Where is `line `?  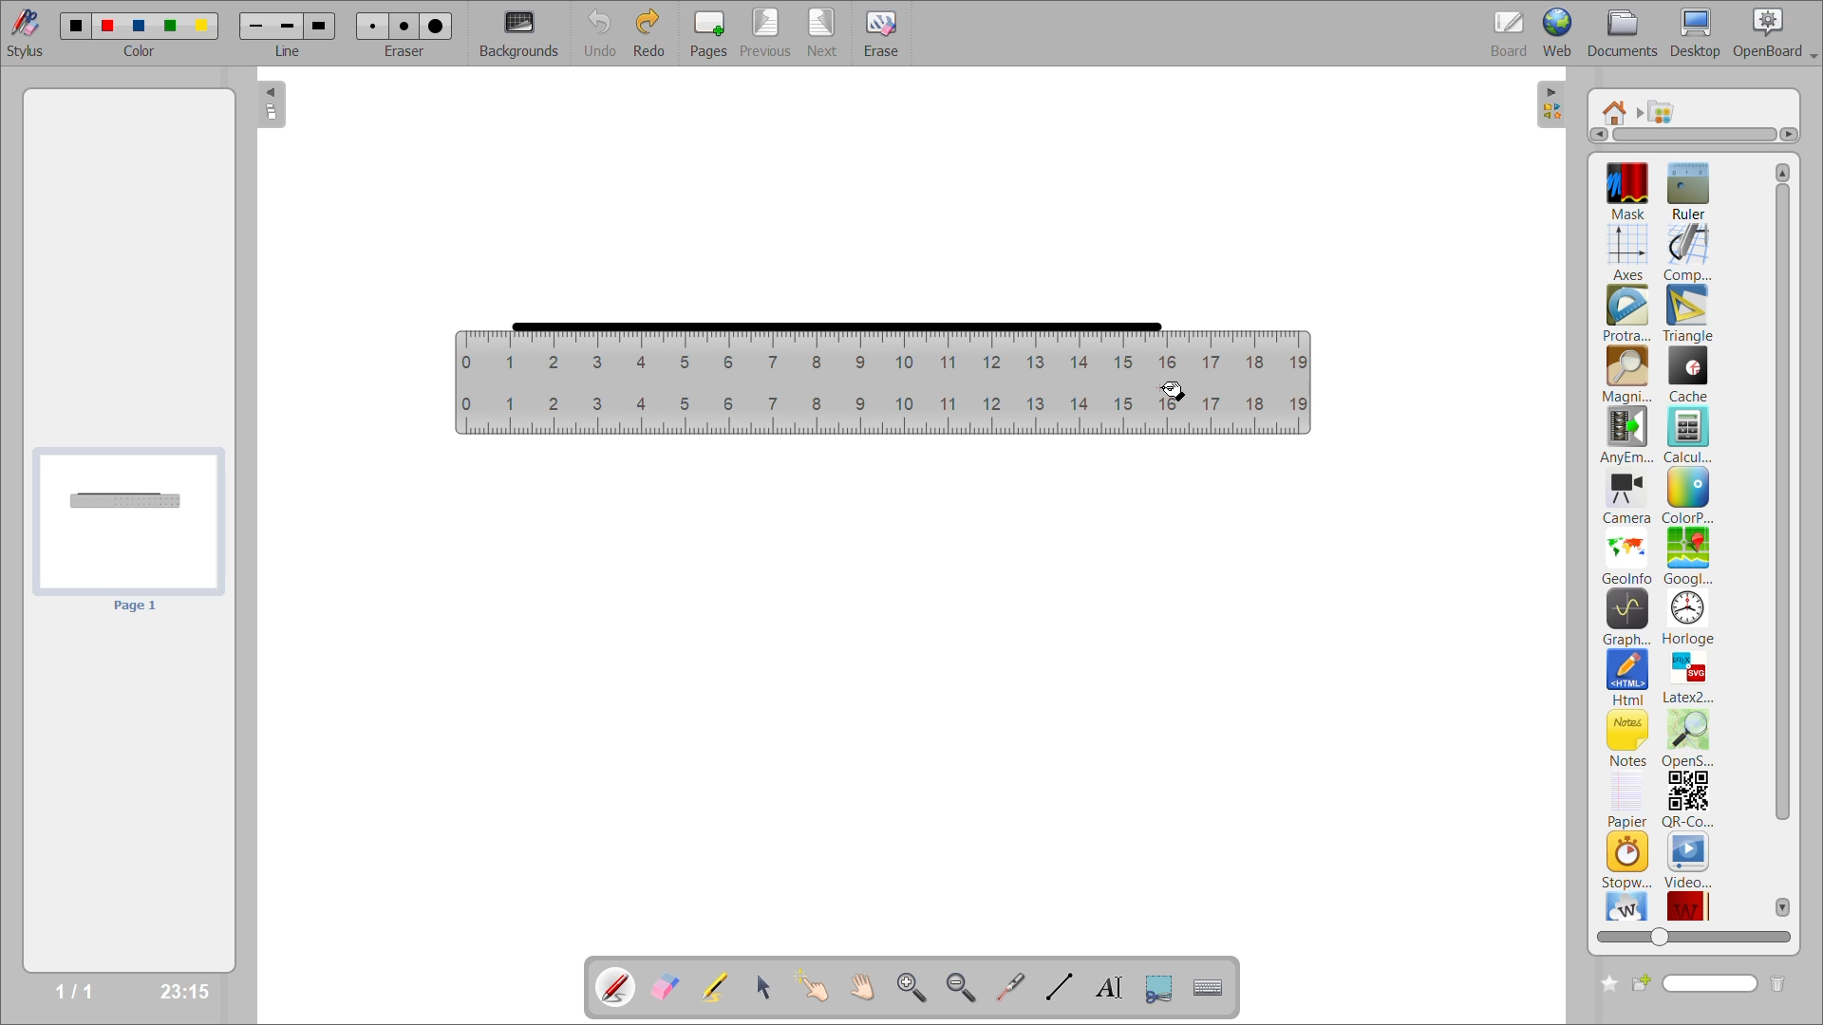
line  is located at coordinates (290, 50).